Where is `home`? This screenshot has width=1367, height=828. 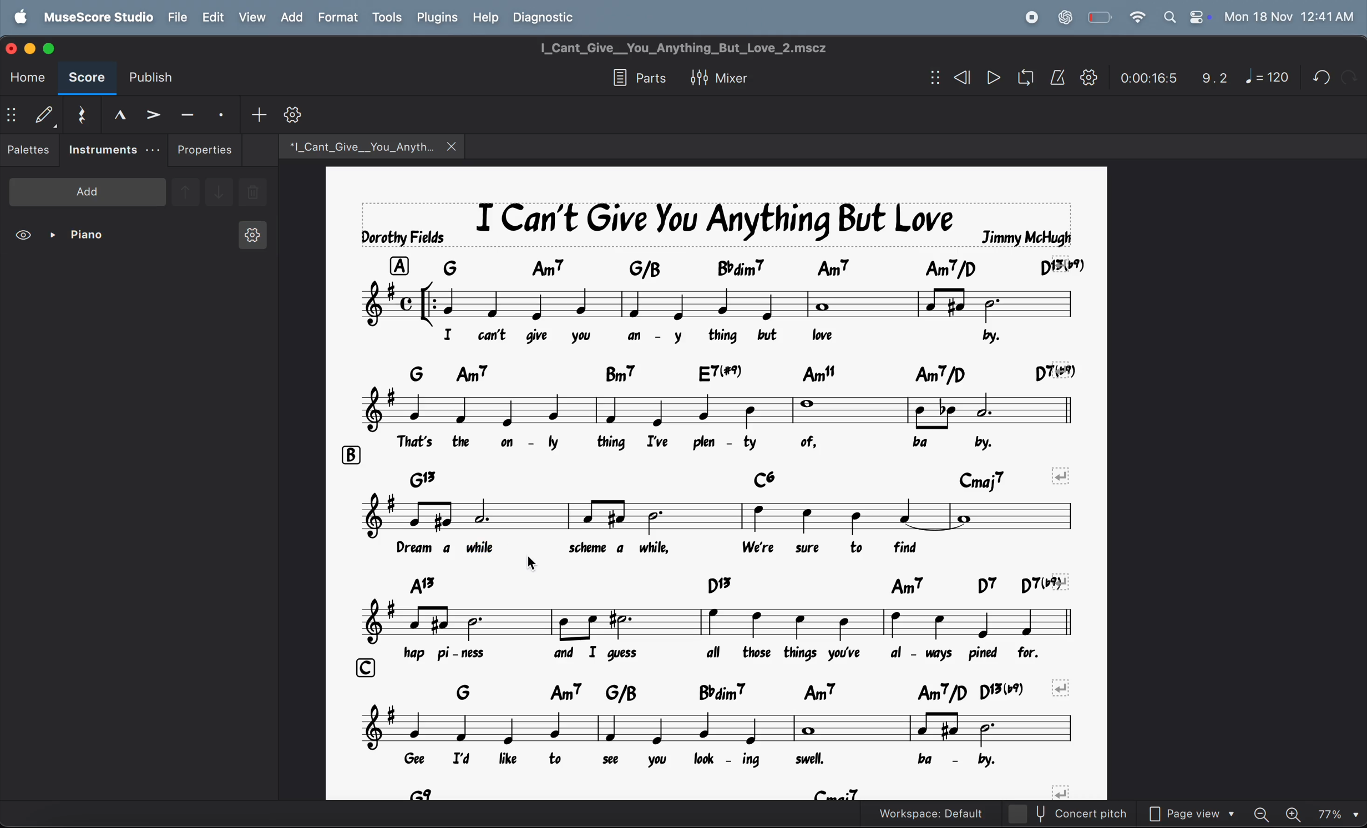 home is located at coordinates (28, 78).